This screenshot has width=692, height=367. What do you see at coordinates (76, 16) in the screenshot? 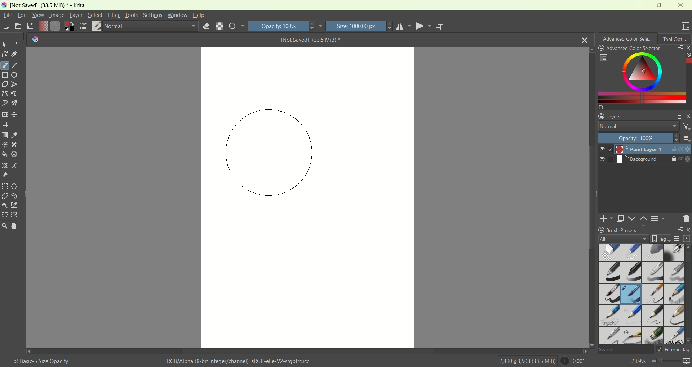
I see `layer` at bounding box center [76, 16].